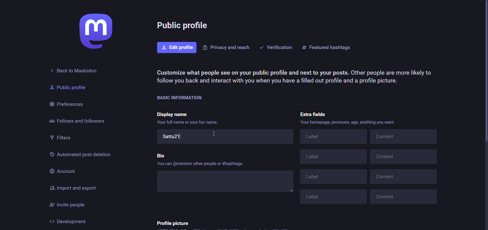  I want to click on automated past deletion, so click(80, 155).